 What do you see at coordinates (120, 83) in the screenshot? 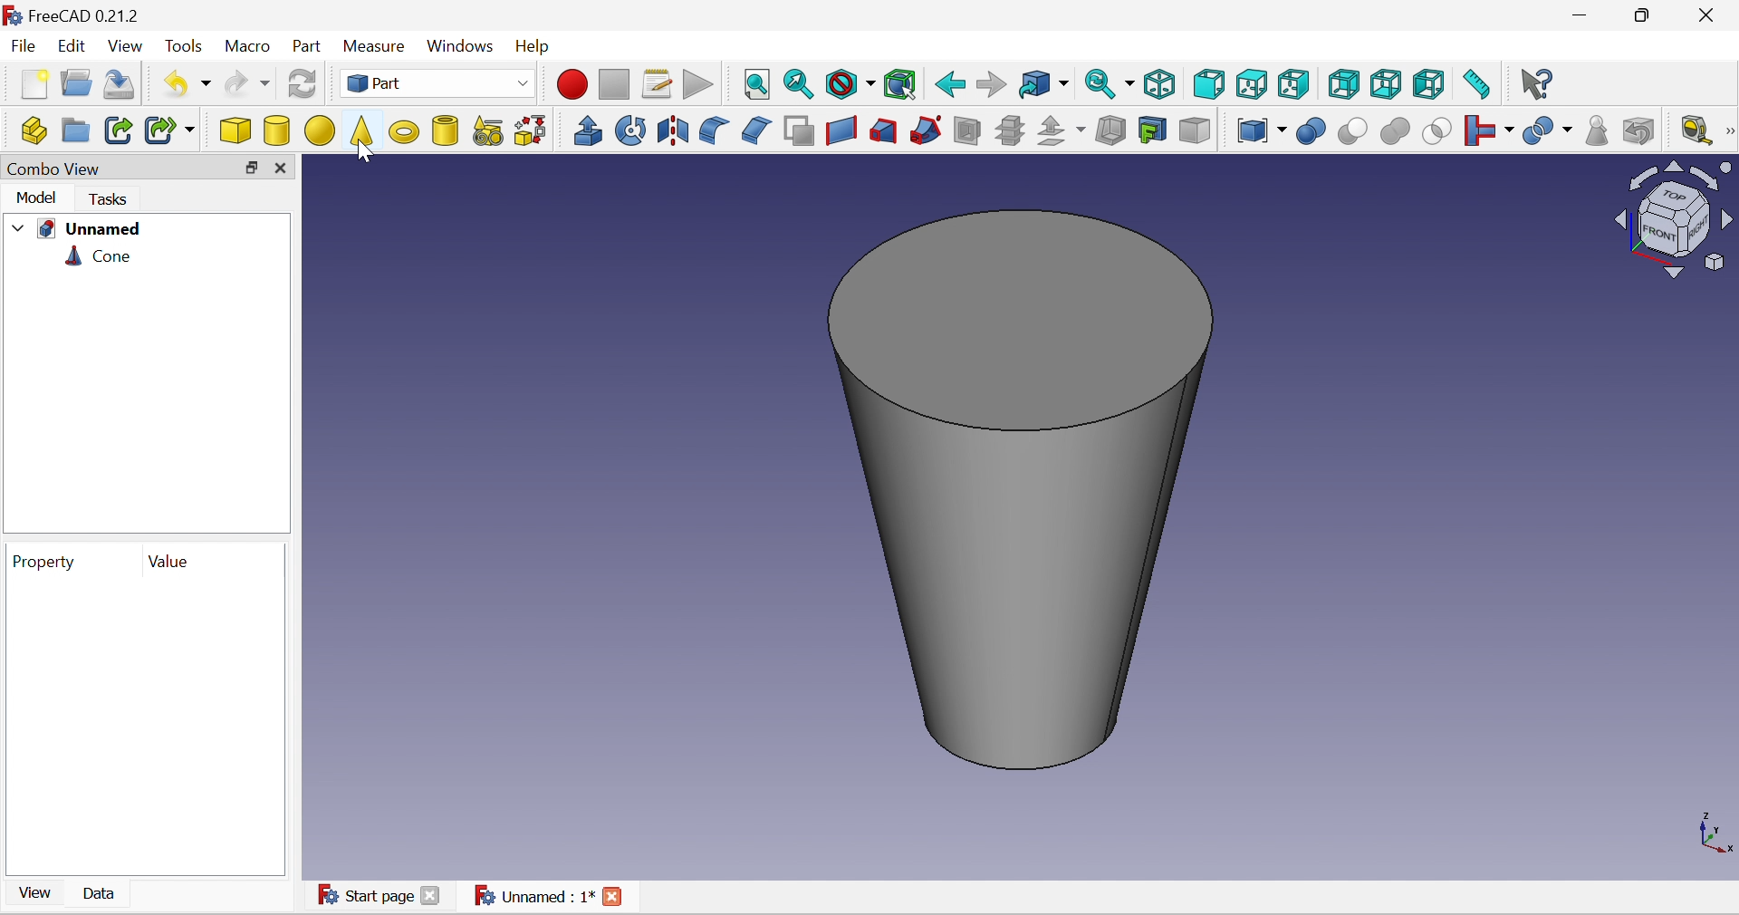
I see `Save` at bounding box center [120, 83].